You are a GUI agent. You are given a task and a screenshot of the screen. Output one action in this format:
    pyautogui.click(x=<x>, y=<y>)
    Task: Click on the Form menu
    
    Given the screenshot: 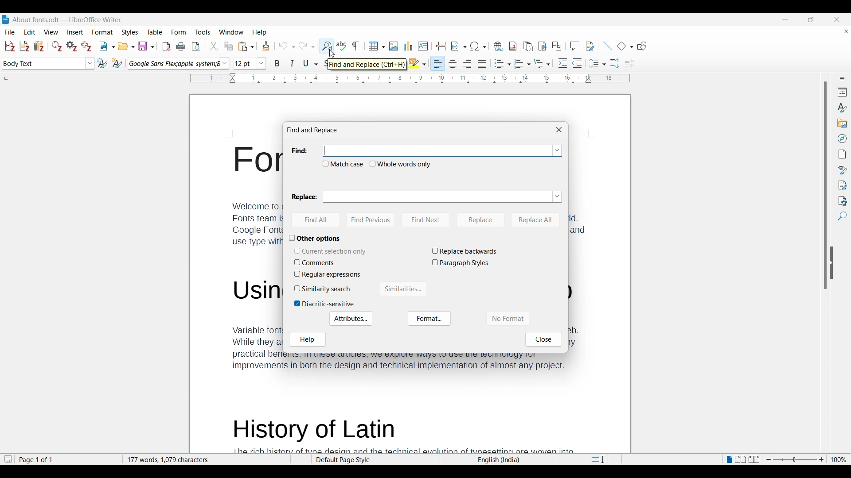 What is the action you would take?
    pyautogui.click(x=179, y=32)
    